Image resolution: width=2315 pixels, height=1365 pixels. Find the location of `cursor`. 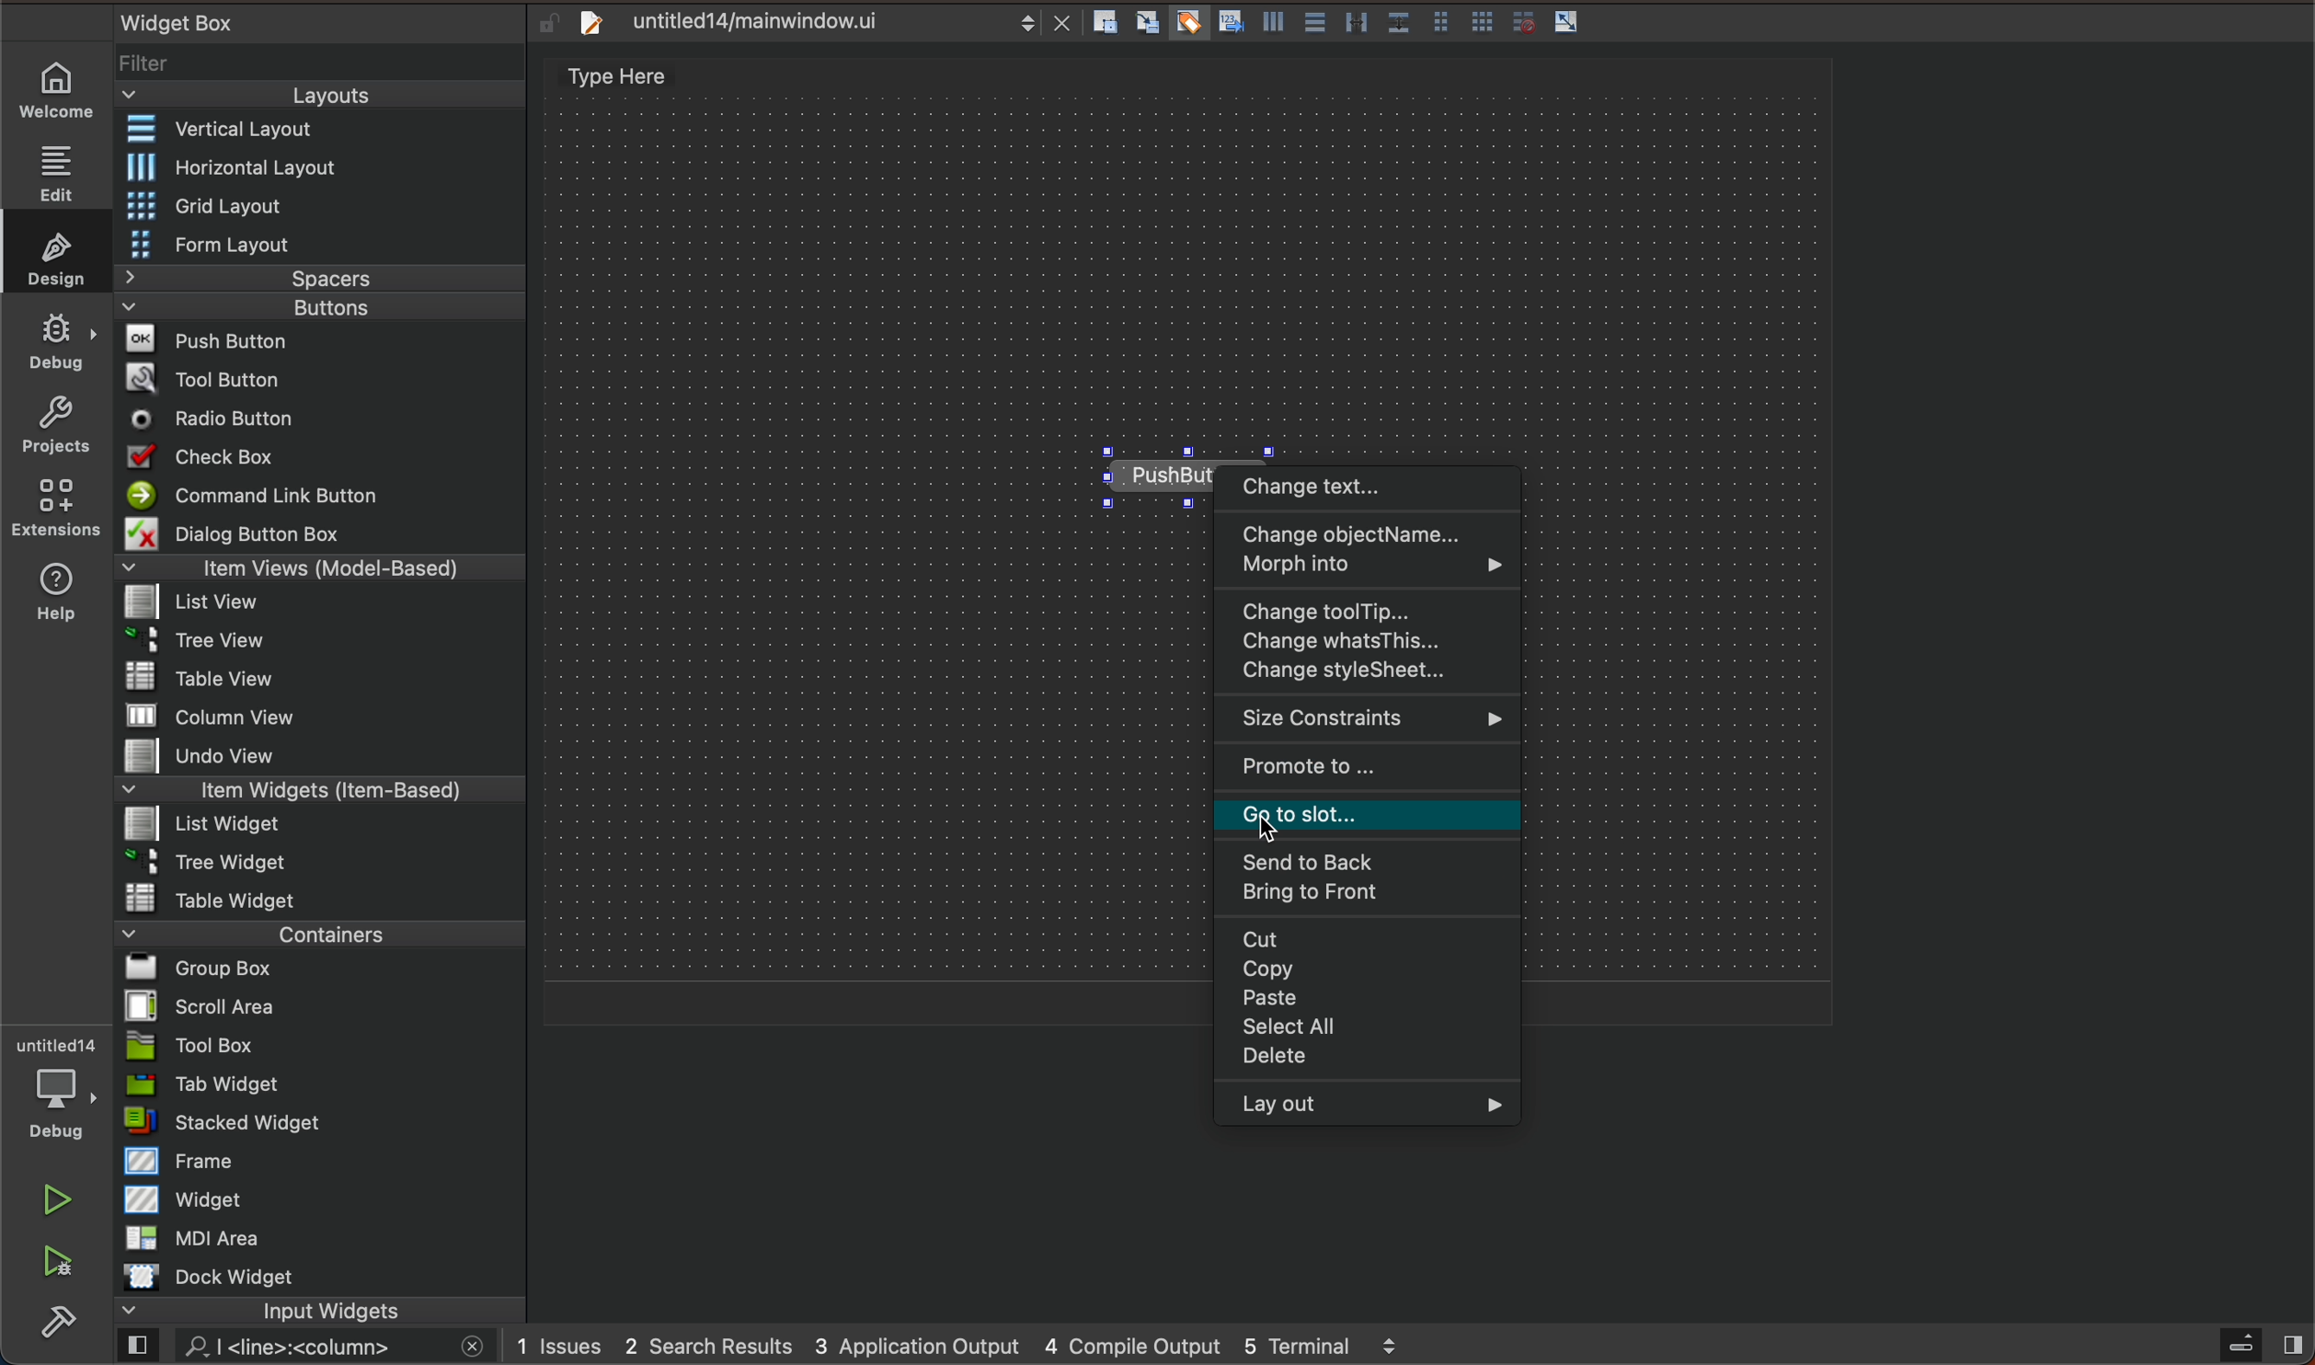

cursor is located at coordinates (1125, 477).